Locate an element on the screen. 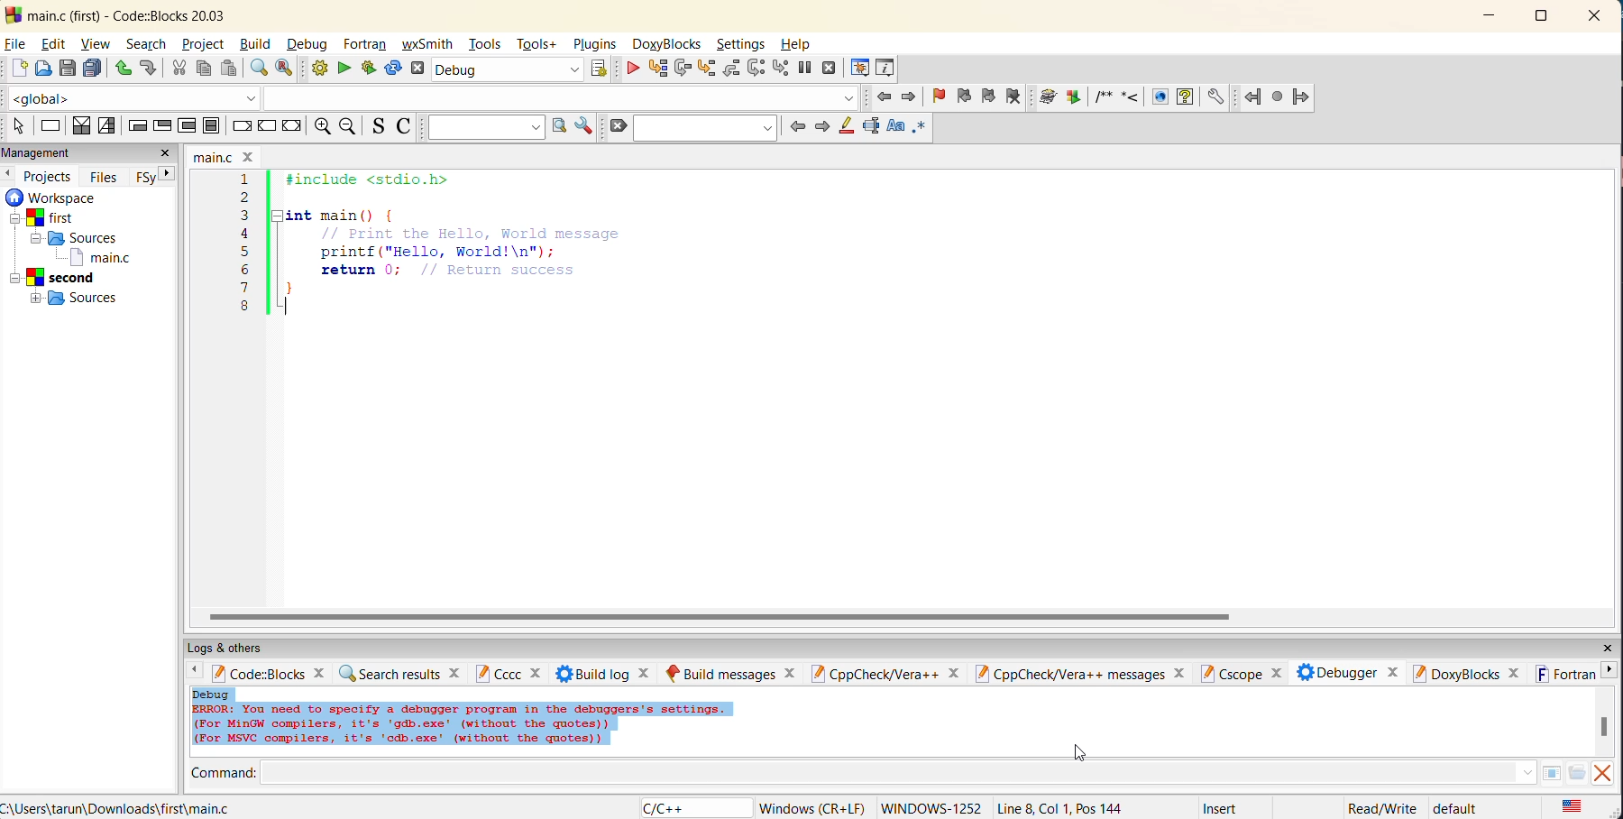  step out is located at coordinates (729, 69).